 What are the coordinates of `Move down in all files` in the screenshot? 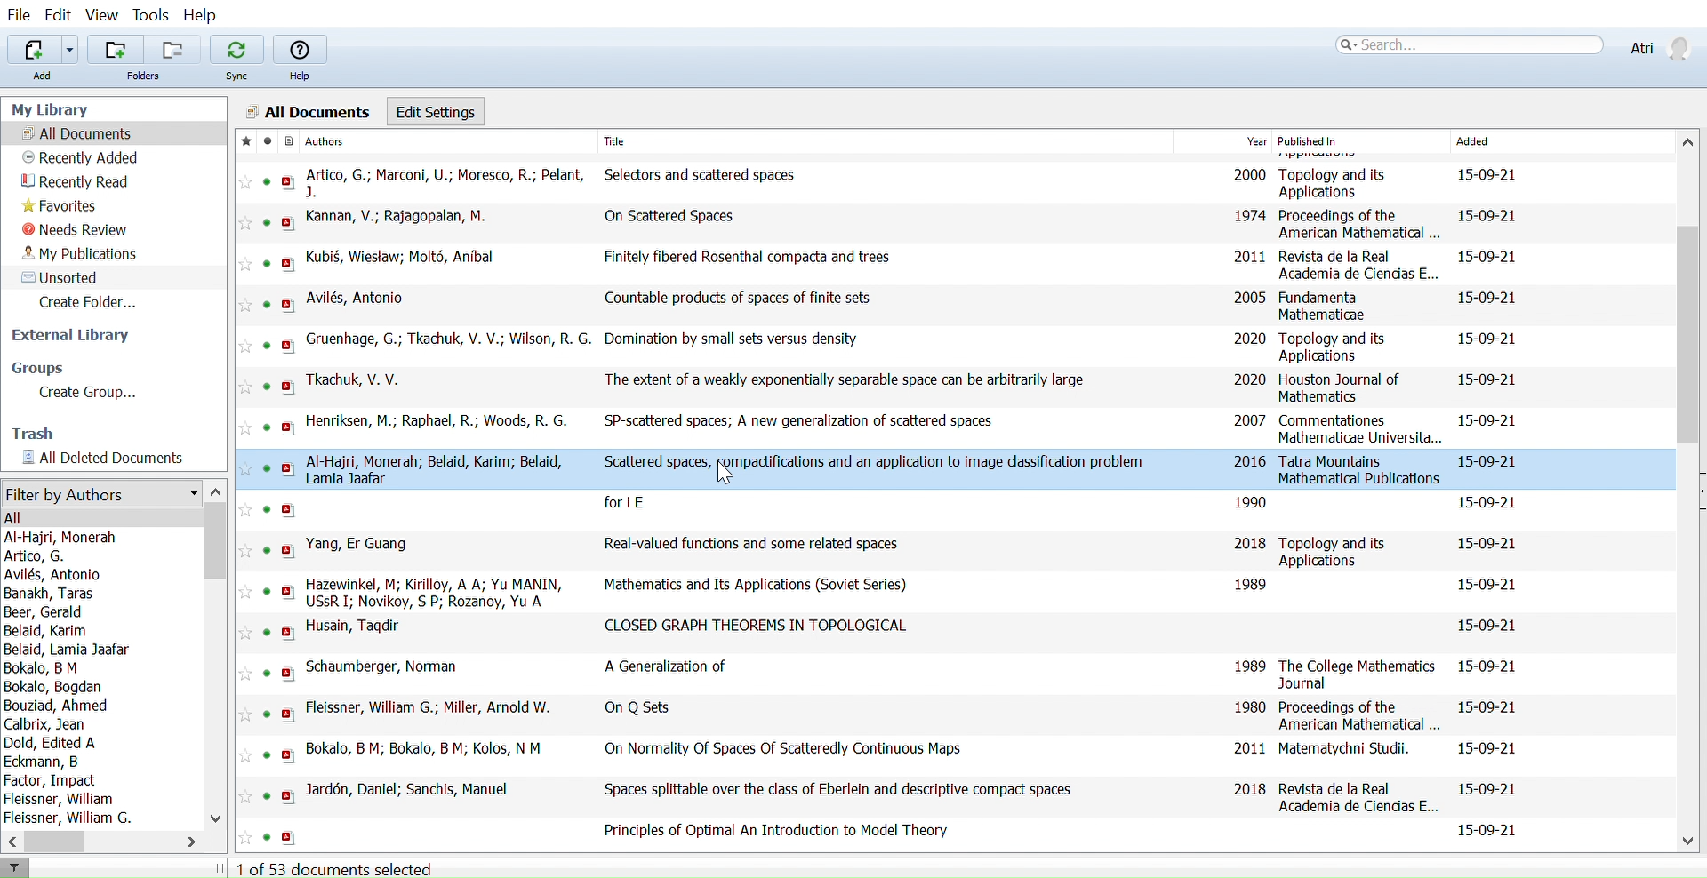 It's located at (1690, 838).